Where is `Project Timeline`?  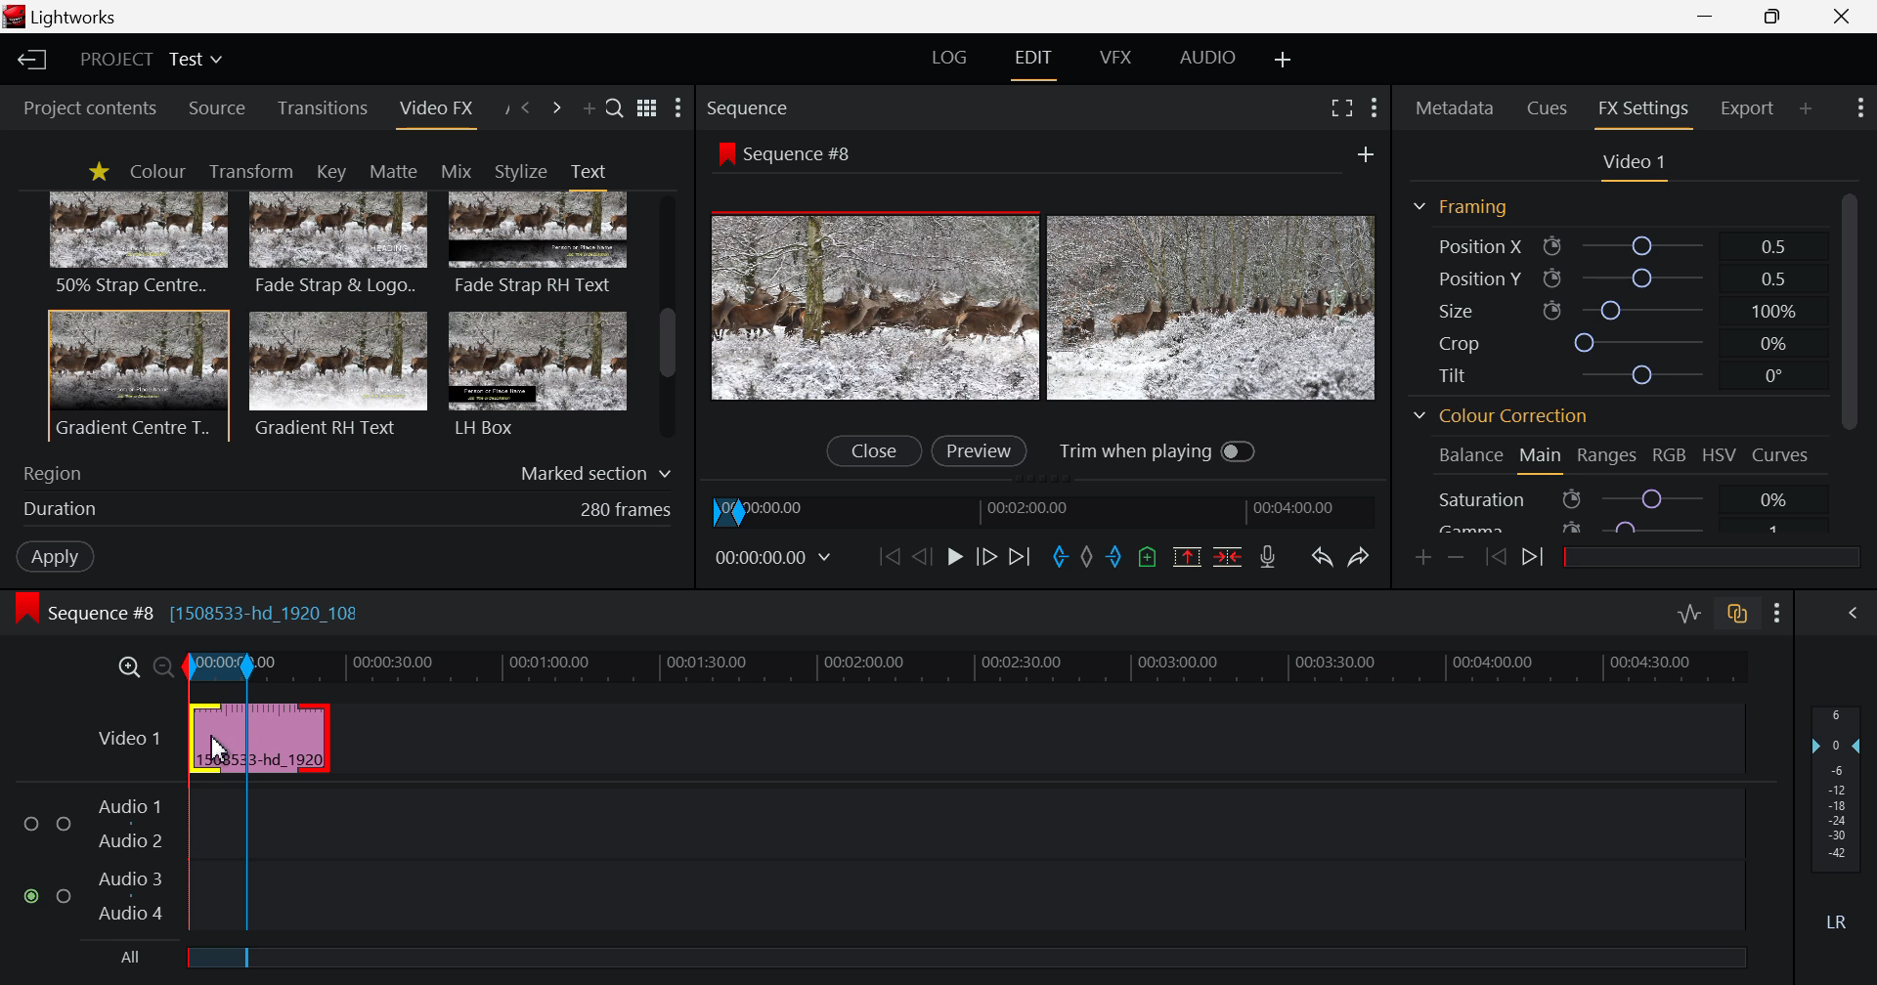 Project Timeline is located at coordinates (962, 667).